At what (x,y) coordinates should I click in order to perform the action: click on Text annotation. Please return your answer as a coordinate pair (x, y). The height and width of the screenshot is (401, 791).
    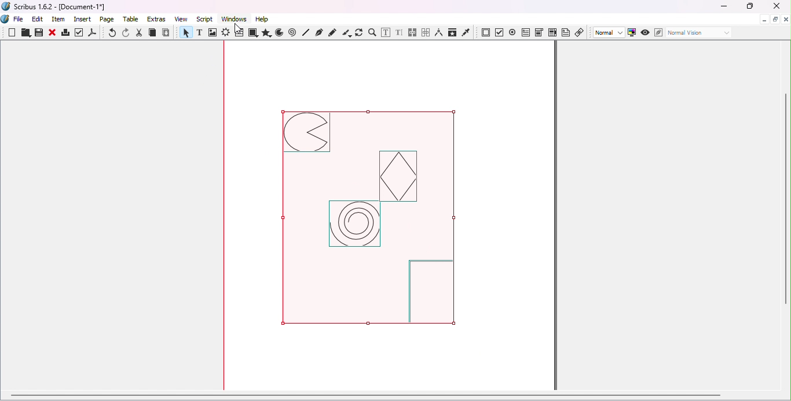
    Looking at the image, I should click on (566, 32).